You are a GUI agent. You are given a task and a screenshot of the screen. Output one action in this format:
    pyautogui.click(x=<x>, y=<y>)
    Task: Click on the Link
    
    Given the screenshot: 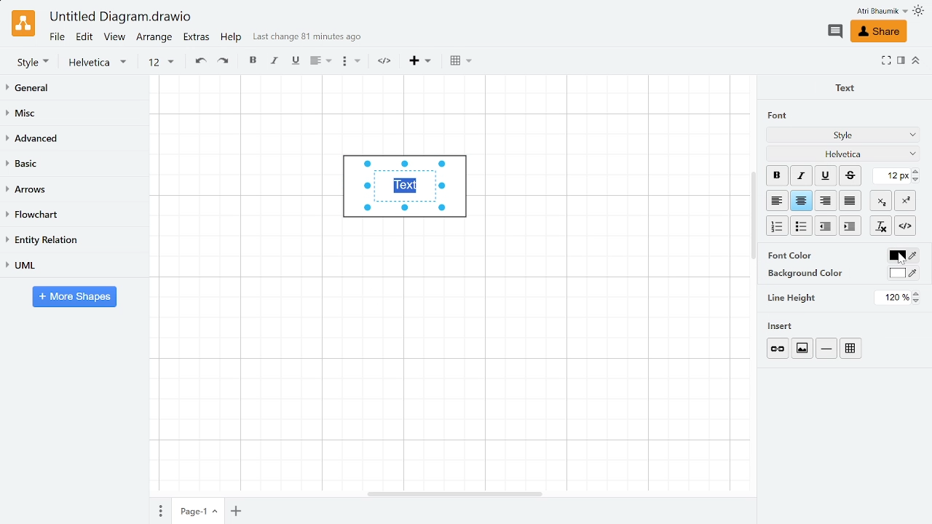 What is the action you would take?
    pyautogui.click(x=779, y=349)
    